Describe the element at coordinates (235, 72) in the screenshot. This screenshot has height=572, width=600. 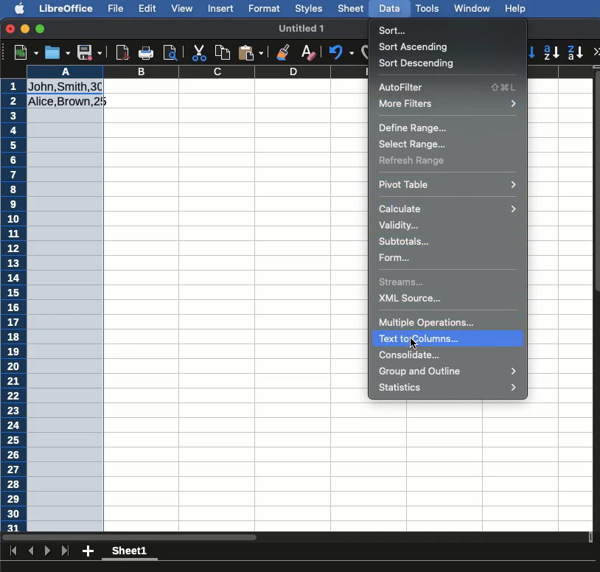
I see `columns` at that location.